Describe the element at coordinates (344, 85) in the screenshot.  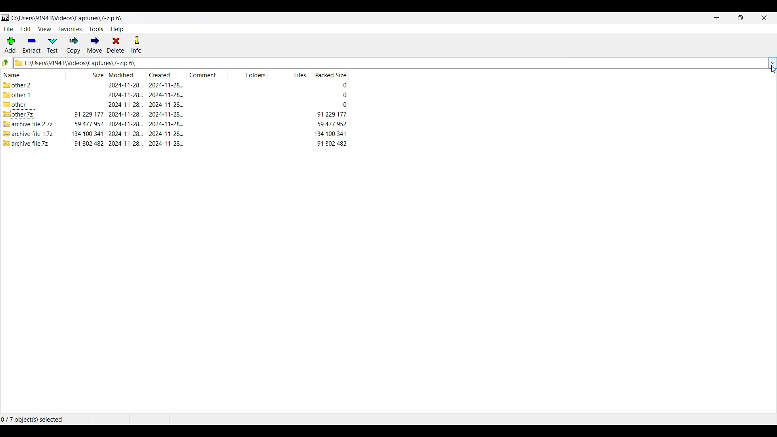
I see `packed size` at that location.